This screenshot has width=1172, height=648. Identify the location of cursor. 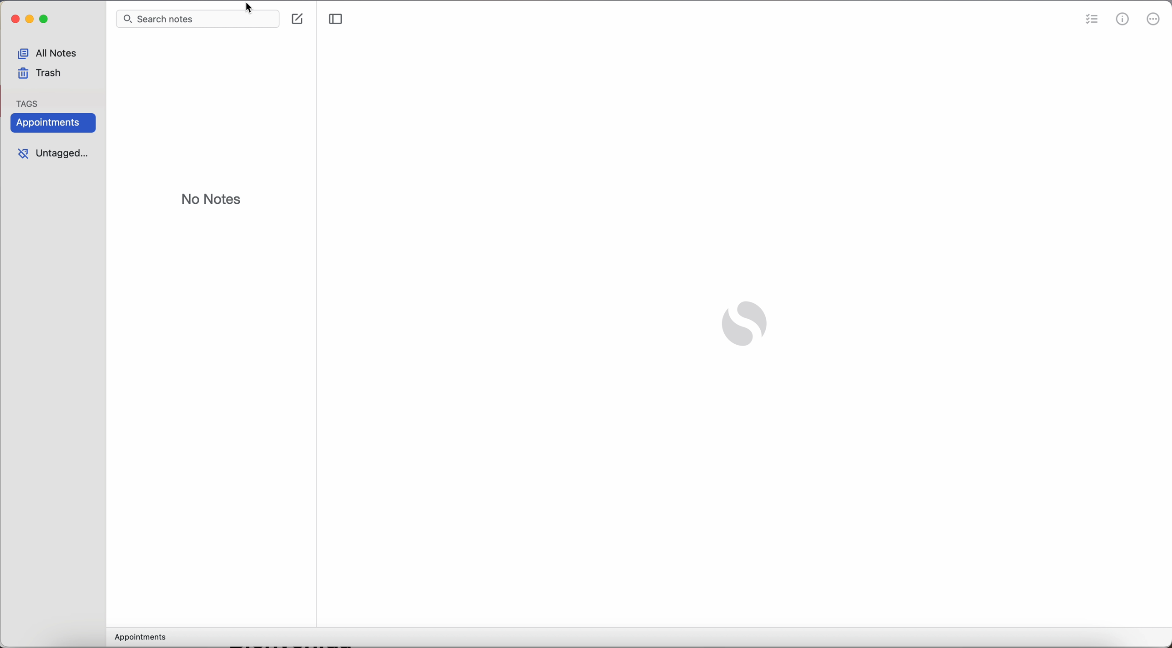
(252, 7).